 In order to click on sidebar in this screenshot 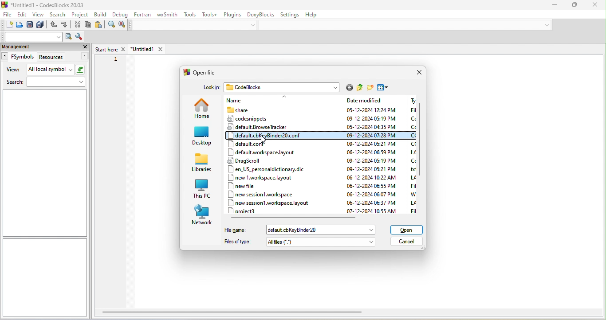, I will do `click(45, 277)`.